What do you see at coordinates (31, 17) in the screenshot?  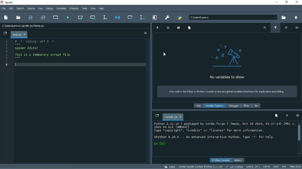 I see `Save file    ` at bounding box center [31, 17].